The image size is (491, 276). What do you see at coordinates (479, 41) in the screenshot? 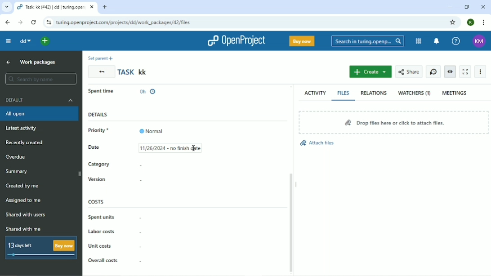
I see `KM` at bounding box center [479, 41].